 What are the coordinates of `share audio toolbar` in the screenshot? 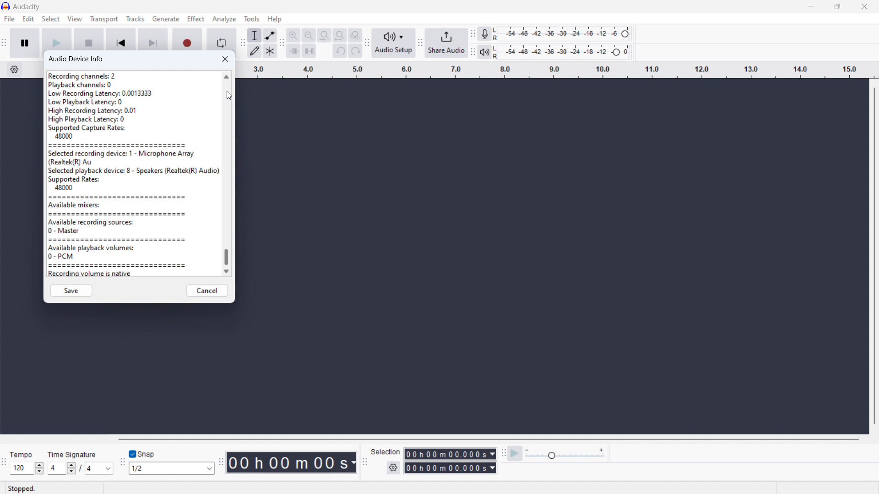 It's located at (421, 43).